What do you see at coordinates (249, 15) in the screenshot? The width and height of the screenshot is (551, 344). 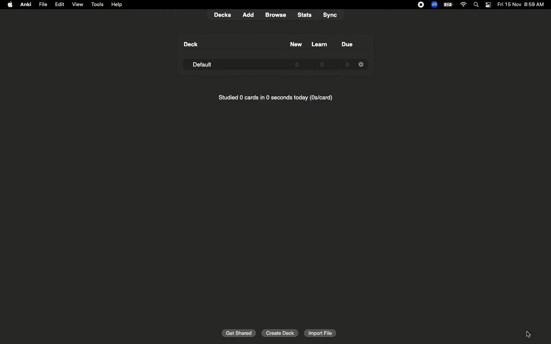 I see `add` at bounding box center [249, 15].